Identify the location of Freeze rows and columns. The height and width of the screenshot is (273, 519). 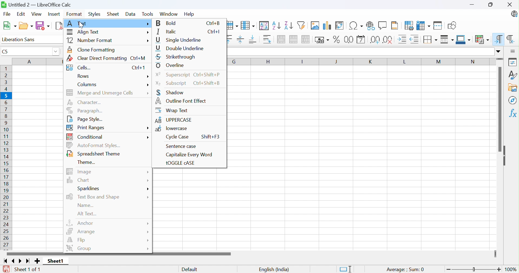
(423, 26).